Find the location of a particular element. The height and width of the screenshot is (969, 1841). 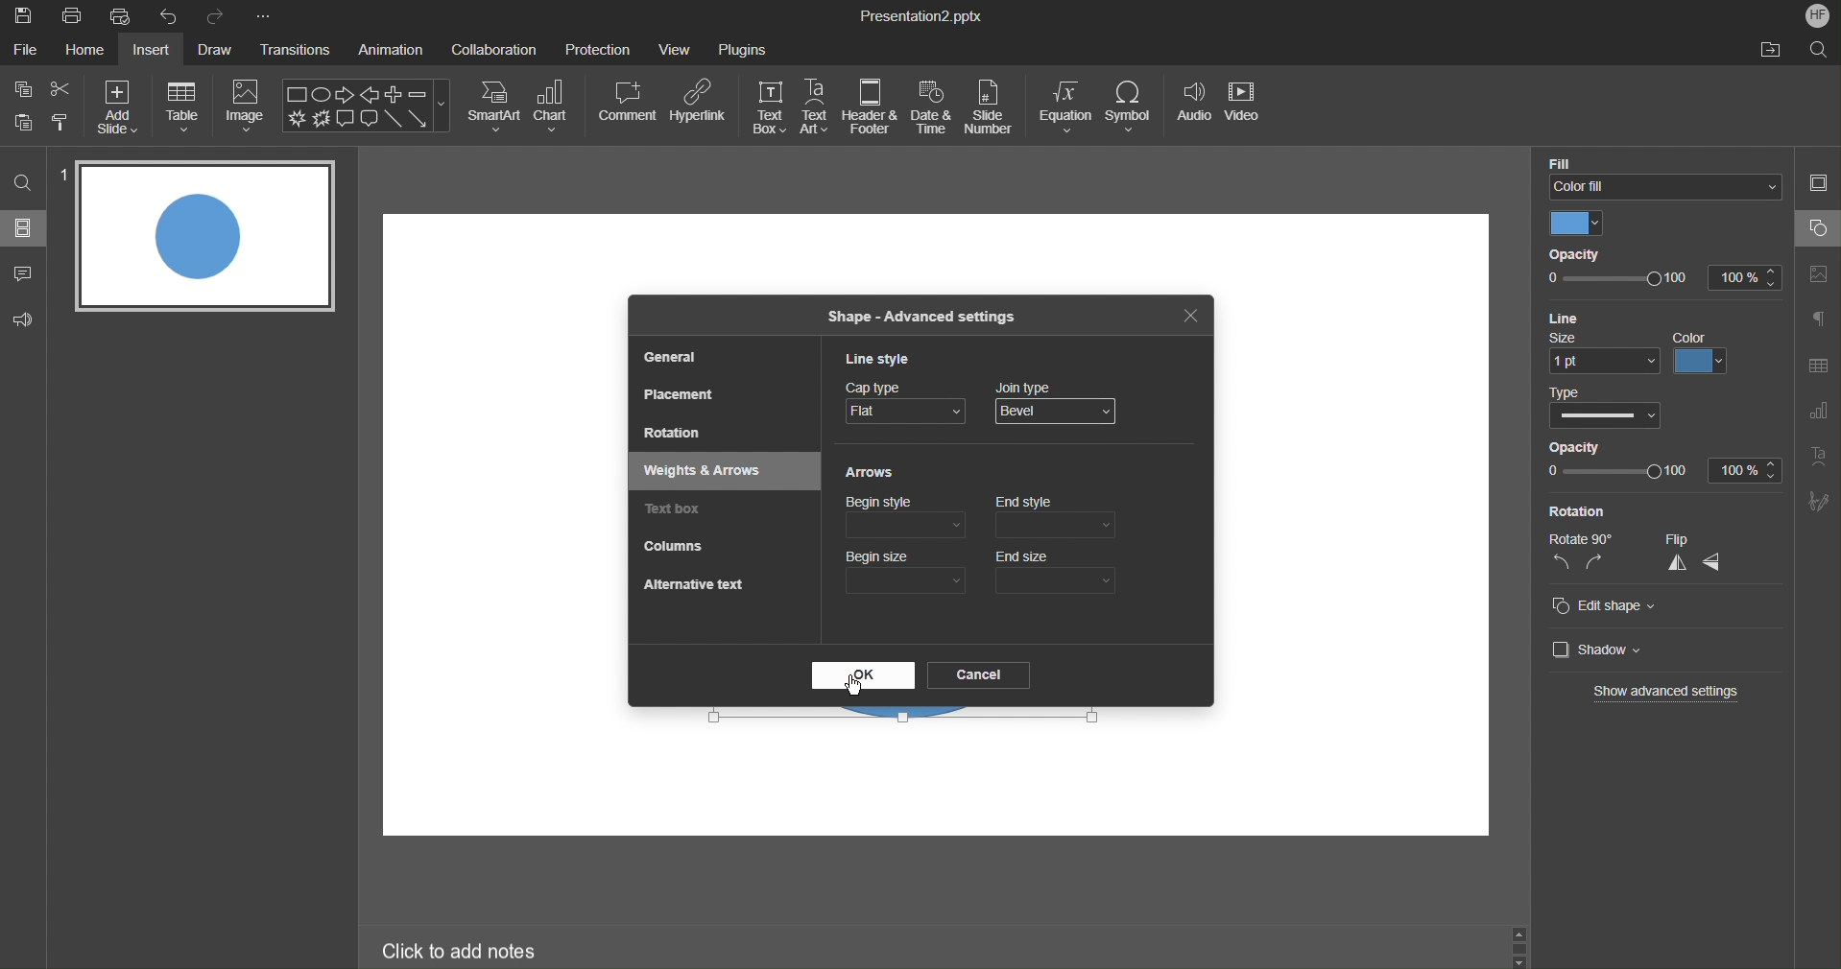

Opacity is located at coordinates (1594, 254).